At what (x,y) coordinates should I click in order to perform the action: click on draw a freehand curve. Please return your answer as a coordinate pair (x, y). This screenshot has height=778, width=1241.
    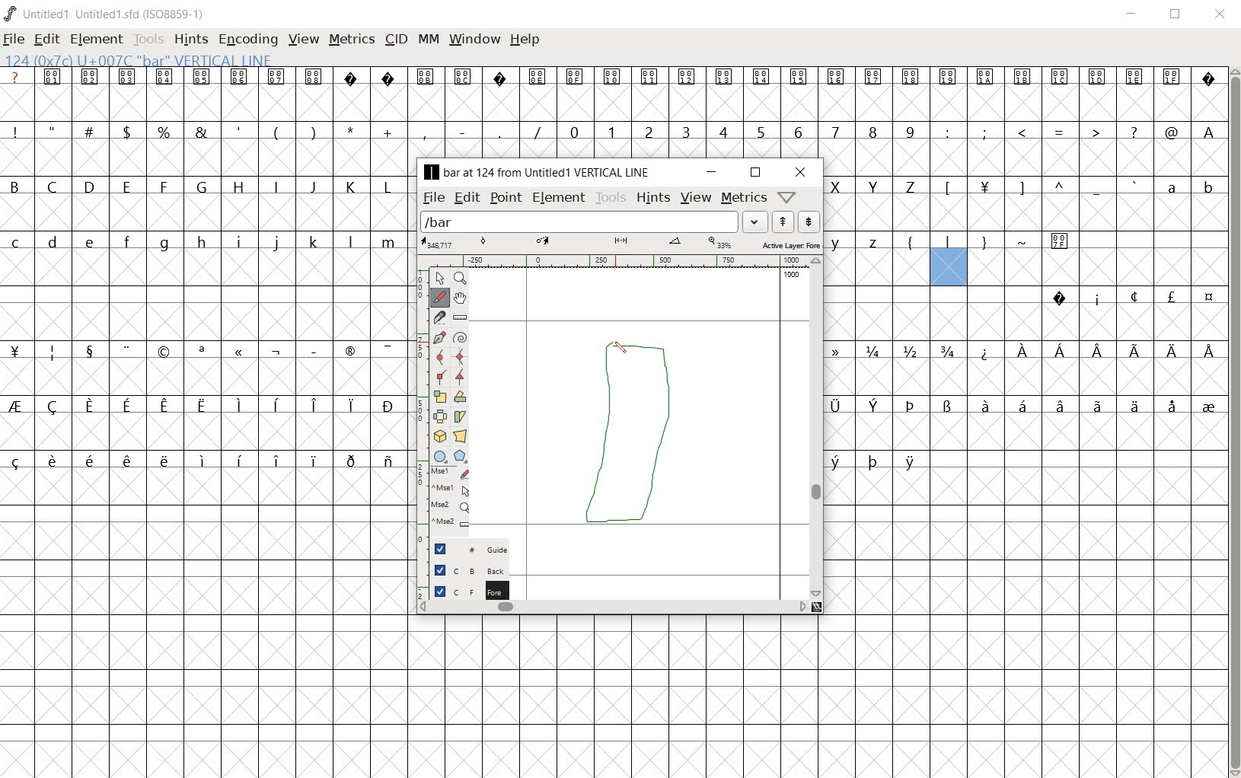
    Looking at the image, I should click on (440, 297).